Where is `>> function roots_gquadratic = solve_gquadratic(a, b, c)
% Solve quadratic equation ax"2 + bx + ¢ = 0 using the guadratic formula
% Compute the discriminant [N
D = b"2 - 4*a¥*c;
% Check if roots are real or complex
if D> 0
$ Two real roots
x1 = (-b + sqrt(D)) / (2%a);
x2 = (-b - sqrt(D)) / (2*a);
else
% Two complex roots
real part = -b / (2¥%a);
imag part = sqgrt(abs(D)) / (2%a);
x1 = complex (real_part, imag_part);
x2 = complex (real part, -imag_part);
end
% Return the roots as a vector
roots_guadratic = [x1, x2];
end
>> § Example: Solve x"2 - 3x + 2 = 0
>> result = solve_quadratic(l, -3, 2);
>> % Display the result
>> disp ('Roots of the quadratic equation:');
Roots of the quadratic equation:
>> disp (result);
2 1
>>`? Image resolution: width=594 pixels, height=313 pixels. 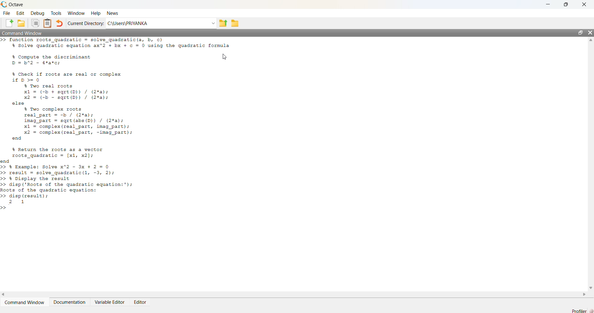
>> function roots_gquadratic = solve_gquadratic(a, b, c)
% Solve quadratic equation ax"2 + bx + ¢ = 0 using the guadratic formula
% Compute the discriminant [N
D = b"2 - 4*a¥*c;
% Check if roots are real or complex
if D> 0
$ Two real roots
x1 = (-b + sqrt(D)) / (2%a);
x2 = (-b - sqrt(D)) / (2*a);
else
% Two complex roots
real part = -b / (2¥%a);
imag part = sqgrt(abs(D)) / (2%a);
x1 = complex (real_part, imag_part);
x2 = complex (real part, -imag_part);
end
% Return the roots as a vector
roots_guadratic = [x1, x2];
end
>> § Example: Solve x"2 - 3x + 2 = 0
>> result = solve_quadratic(l, -3, 2);
>> % Display the result
>> disp ('Roots of the quadratic equation:');
Roots of the quadratic equation:
>> disp (result);
2 1
>> is located at coordinates (128, 127).